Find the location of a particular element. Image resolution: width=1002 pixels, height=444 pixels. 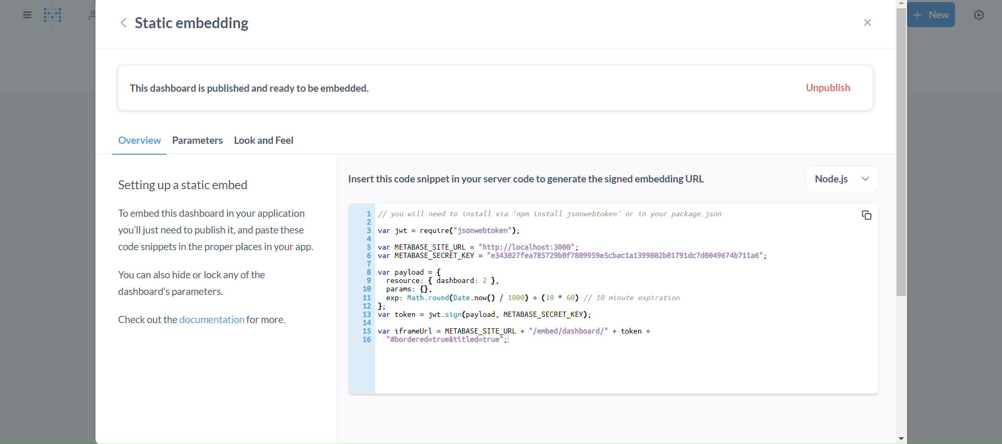

Setting up a static embed

To embed this dashboard in your application
you'll just need to publish it, and paste these
code snippets in the proper places in your app.
You can also hide or lock any of the
dashboard’s parameters. is located at coordinates (217, 240).